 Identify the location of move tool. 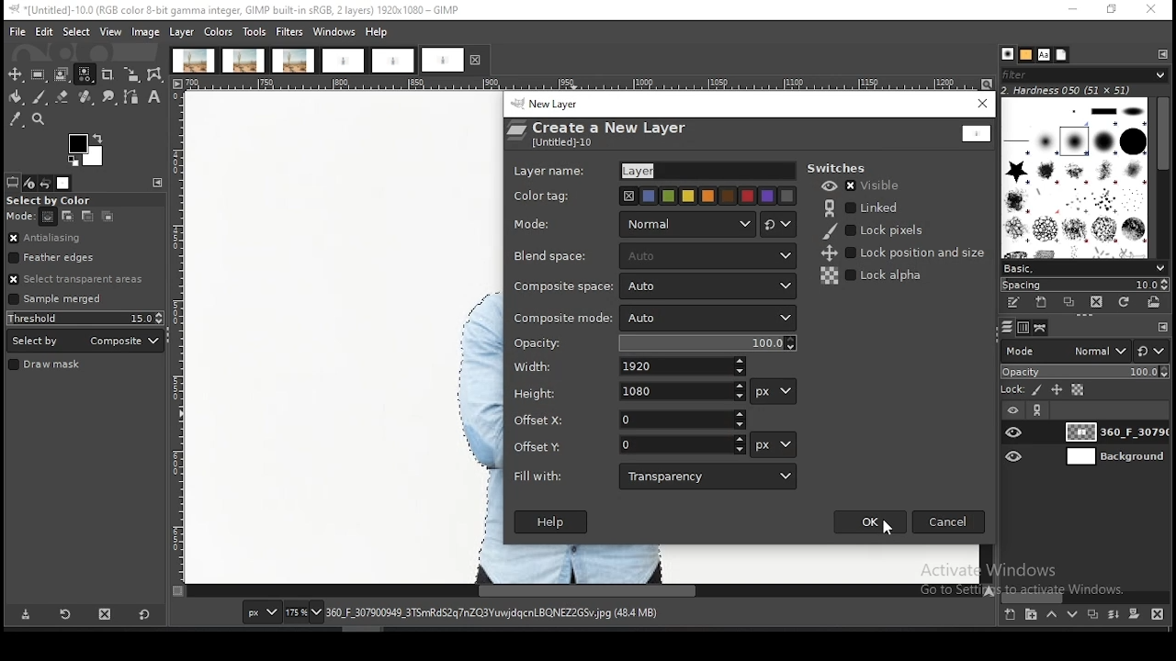
(15, 74).